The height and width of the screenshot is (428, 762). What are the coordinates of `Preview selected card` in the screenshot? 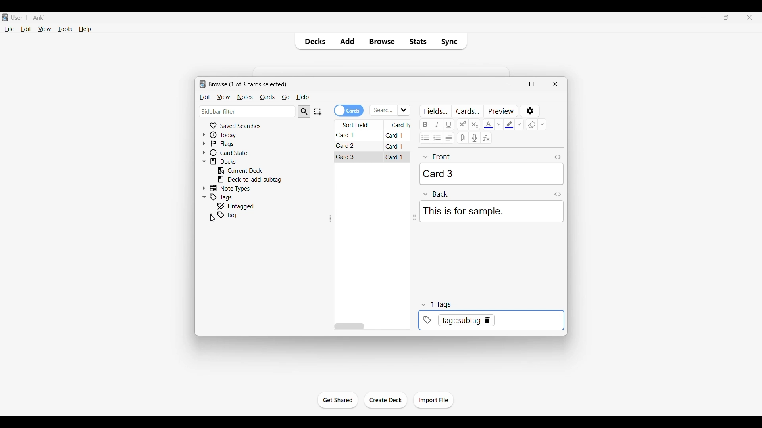 It's located at (500, 111).